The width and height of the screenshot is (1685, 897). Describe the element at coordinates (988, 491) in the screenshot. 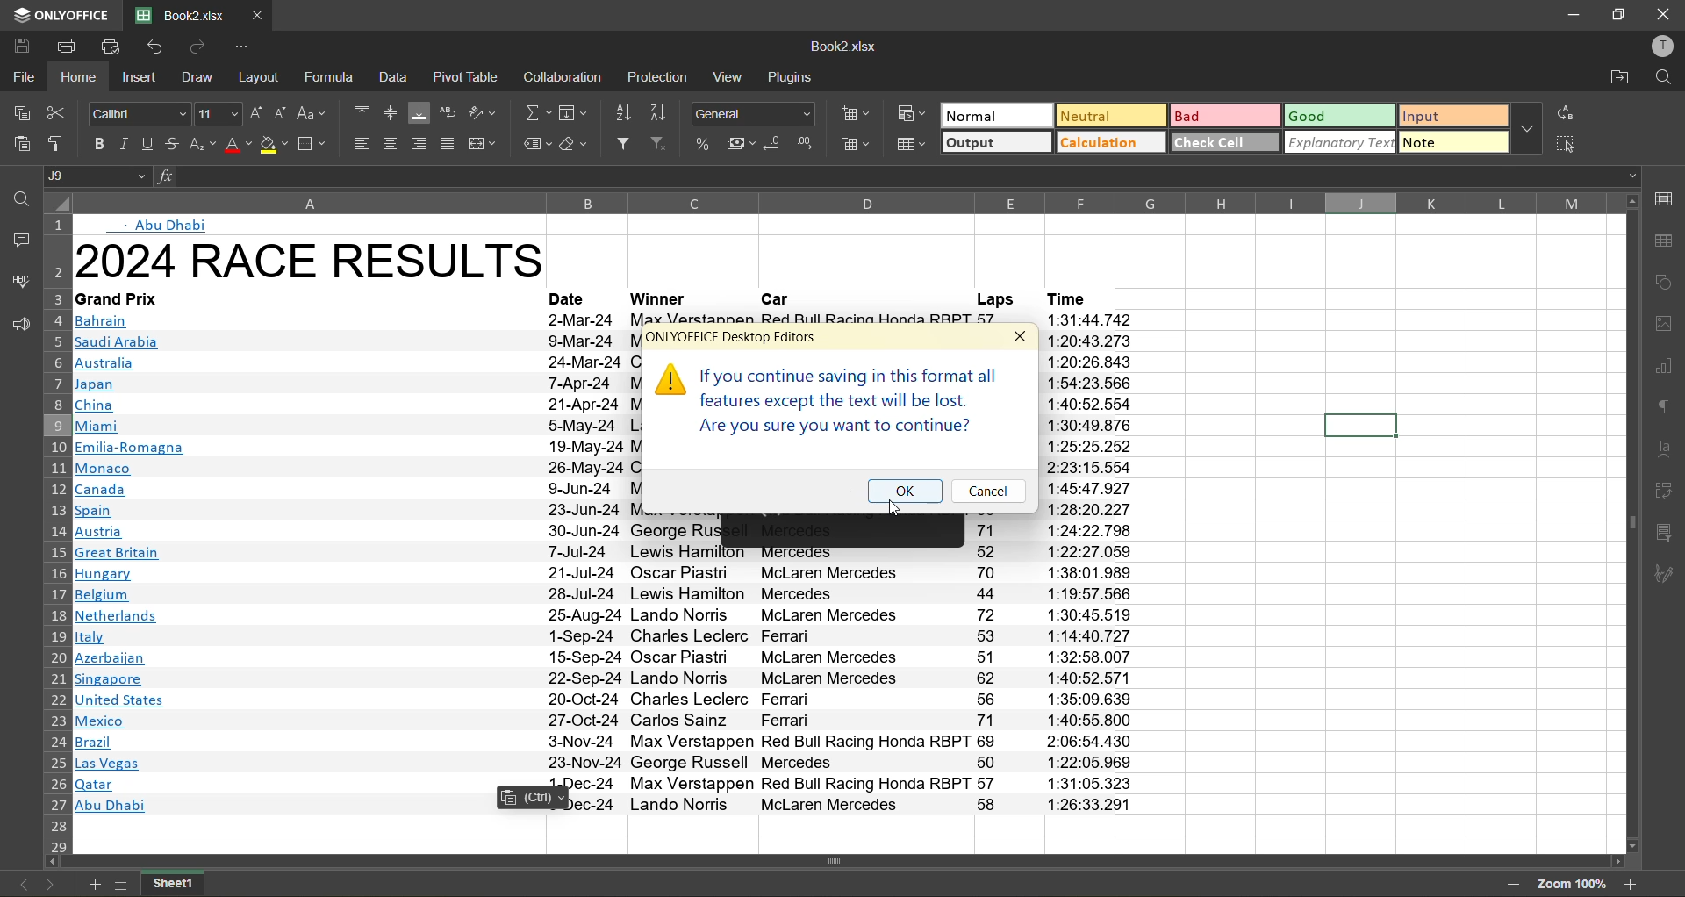

I see `cancel` at that location.